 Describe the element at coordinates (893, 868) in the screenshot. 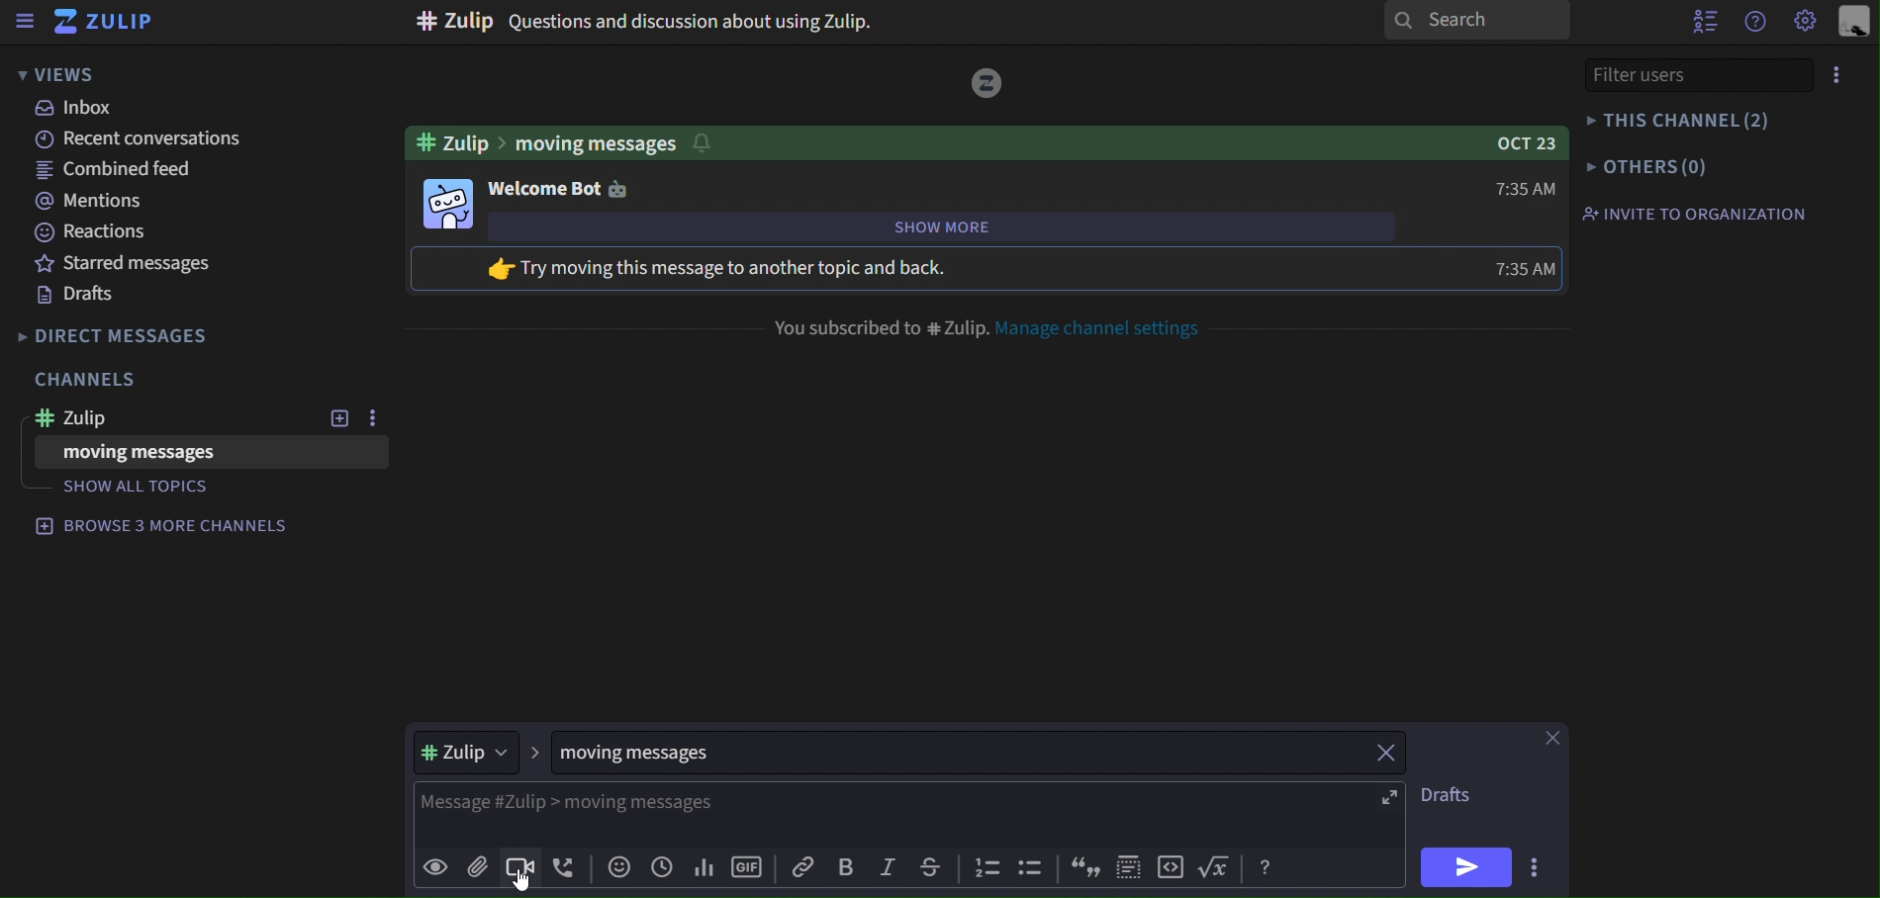

I see `italic` at that location.